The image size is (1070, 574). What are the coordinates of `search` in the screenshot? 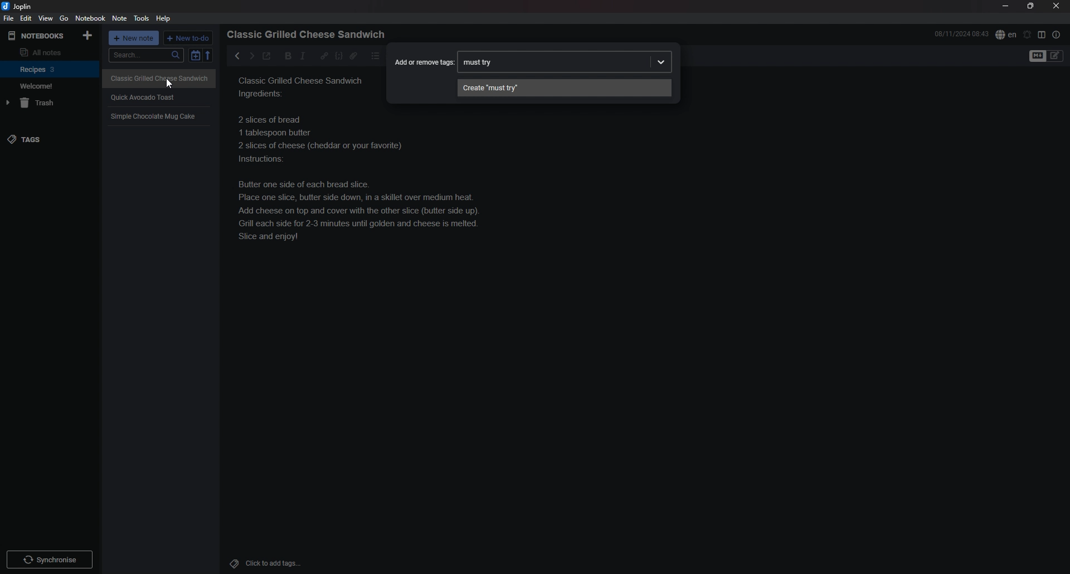 It's located at (146, 55).